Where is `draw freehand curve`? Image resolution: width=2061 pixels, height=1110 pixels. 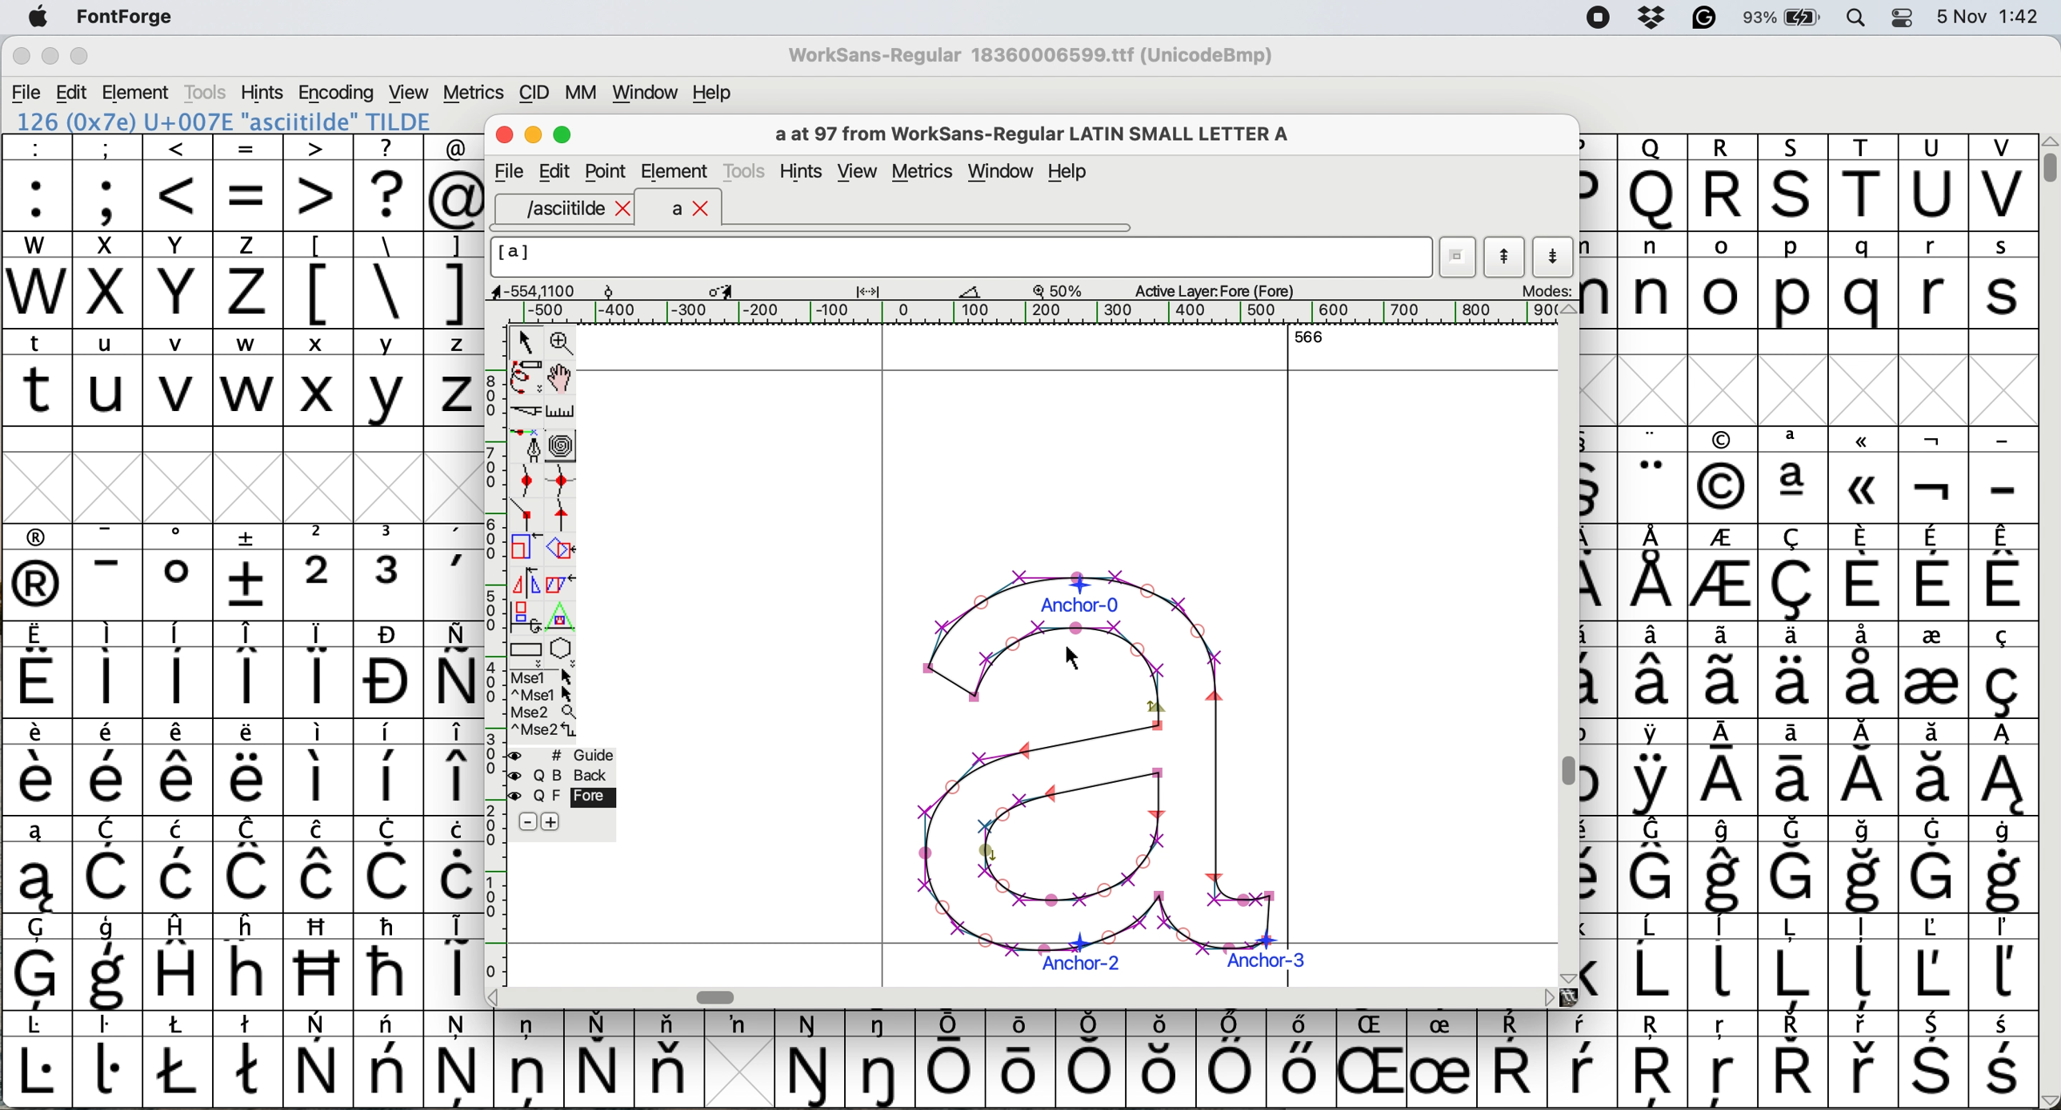
draw freehand curve is located at coordinates (525, 377).